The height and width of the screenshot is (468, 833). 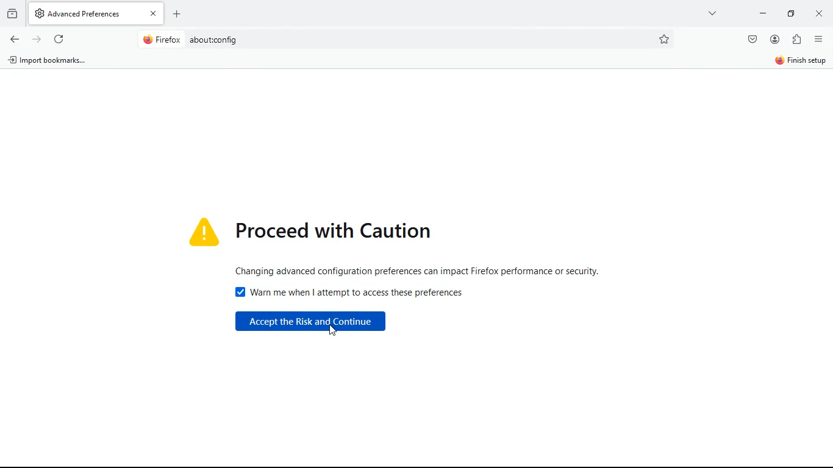 I want to click on Search bar, so click(x=401, y=40).